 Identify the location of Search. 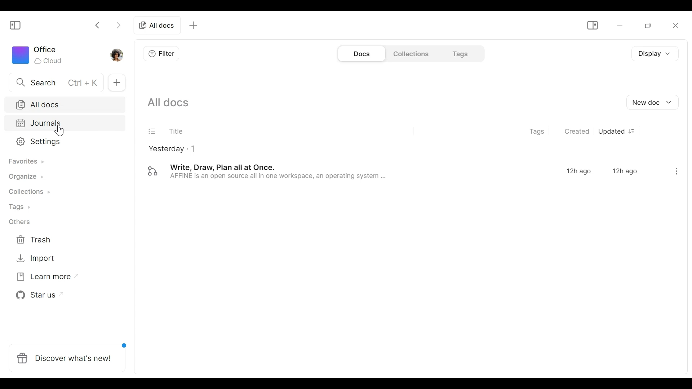
(55, 82).